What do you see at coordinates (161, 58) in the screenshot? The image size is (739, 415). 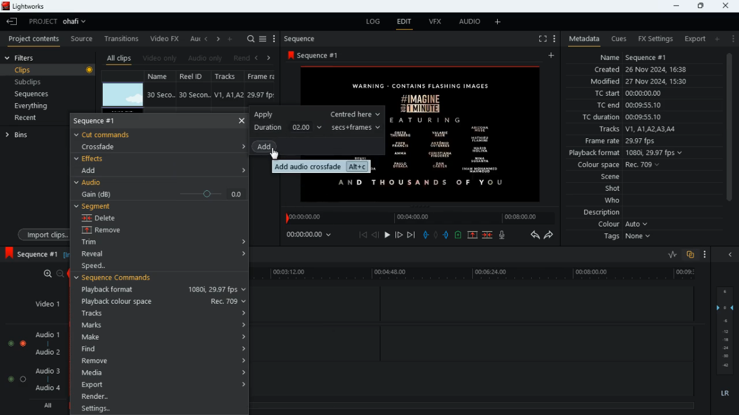 I see `video only` at bounding box center [161, 58].